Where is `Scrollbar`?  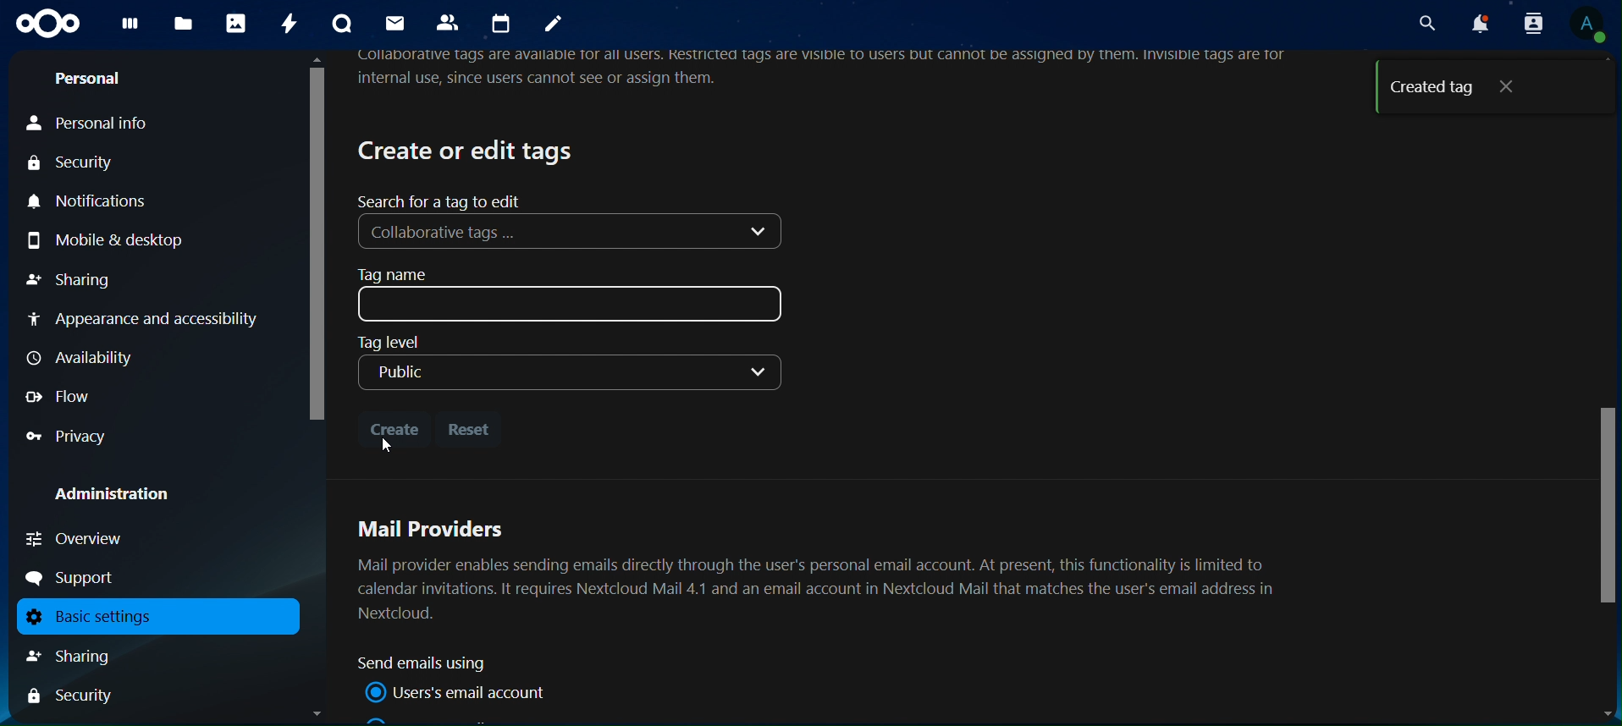
Scrollbar is located at coordinates (315, 387).